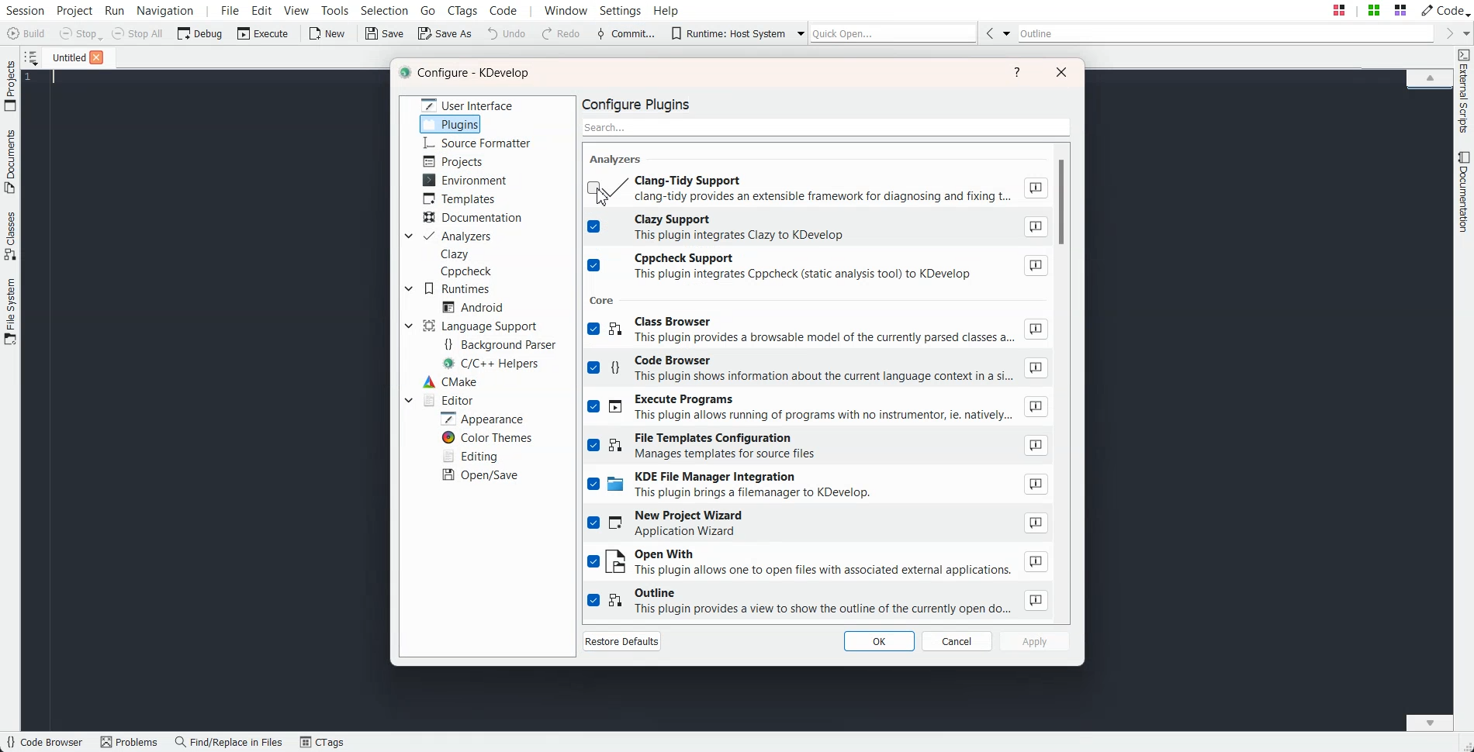  What do you see at coordinates (468, 74) in the screenshot?
I see `Text` at bounding box center [468, 74].